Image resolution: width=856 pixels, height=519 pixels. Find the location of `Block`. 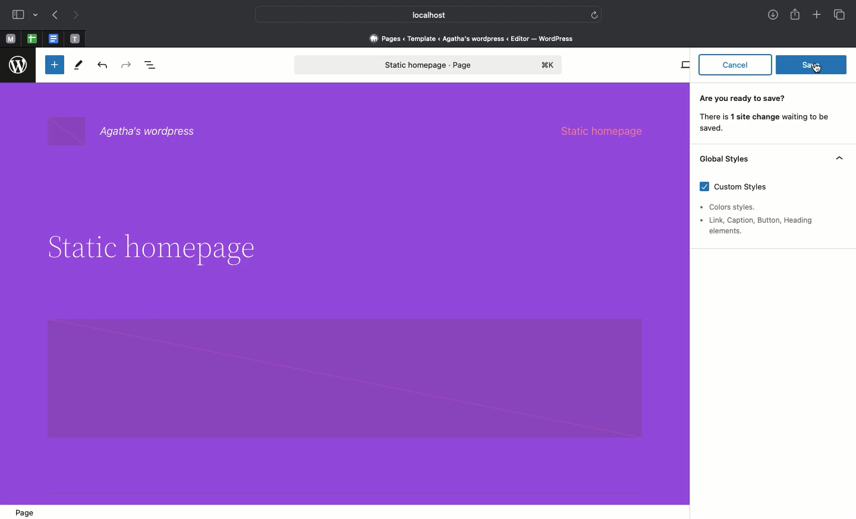

Block is located at coordinates (344, 376).